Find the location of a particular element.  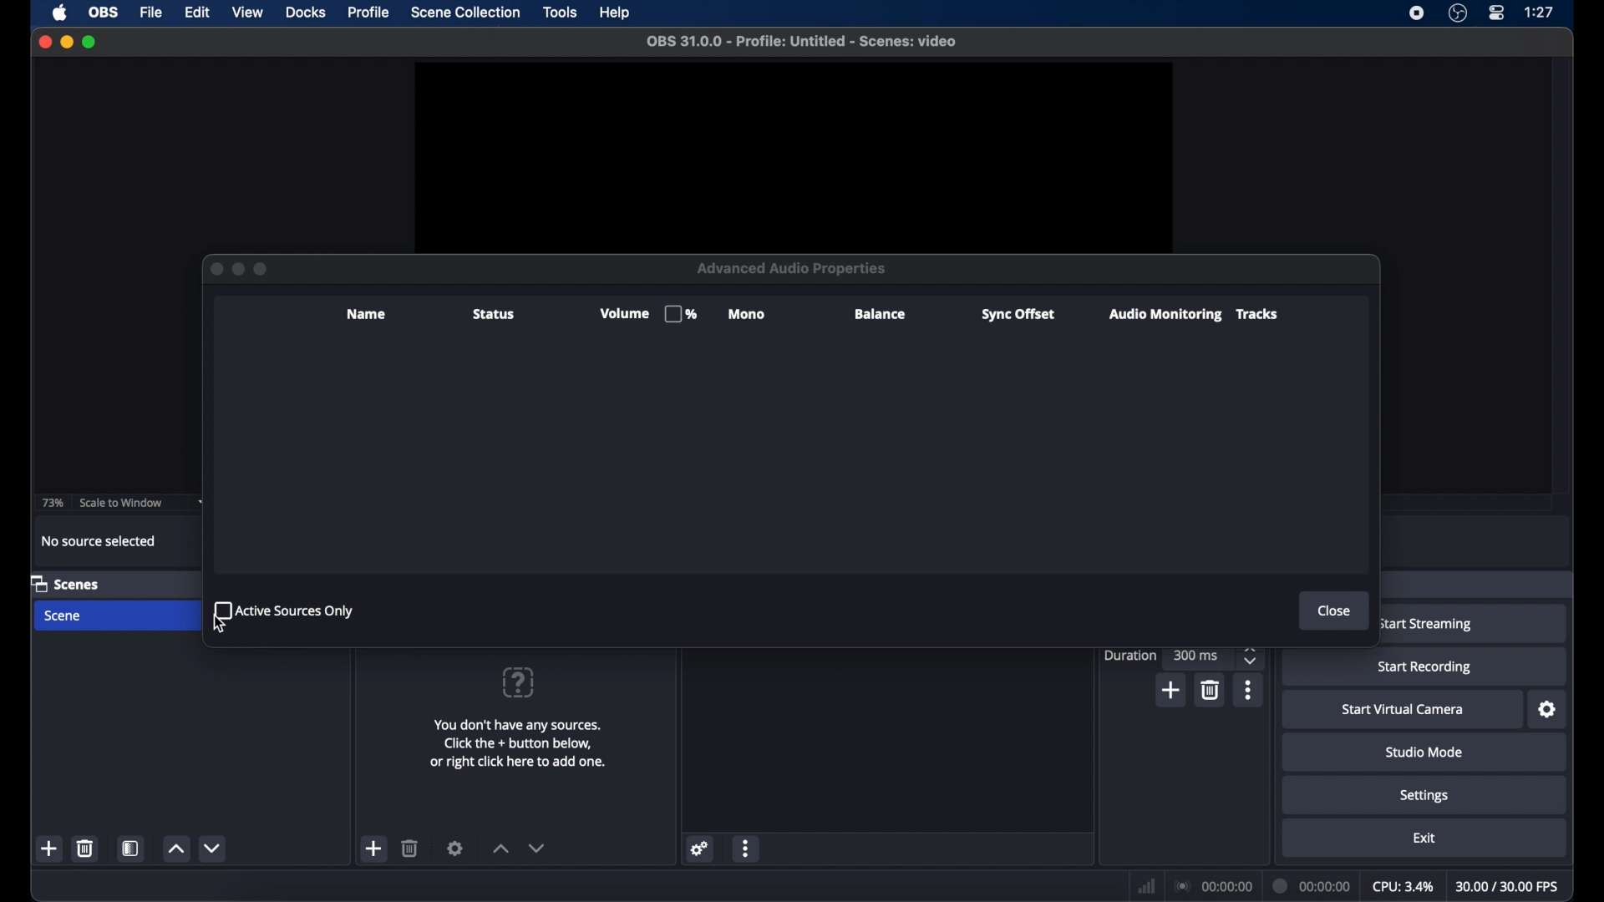

decrement is located at coordinates (537, 848).